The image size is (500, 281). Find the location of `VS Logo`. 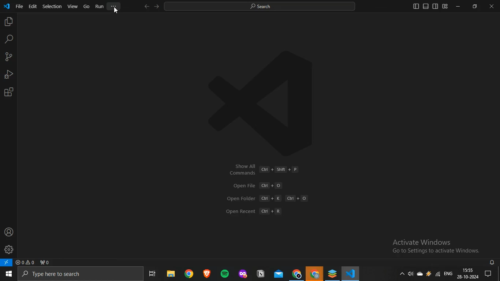

VS Logo is located at coordinates (280, 96).